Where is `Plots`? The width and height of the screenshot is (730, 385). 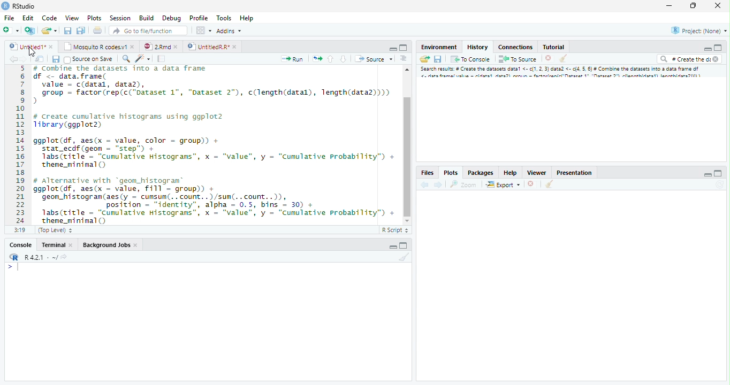
Plots is located at coordinates (450, 172).